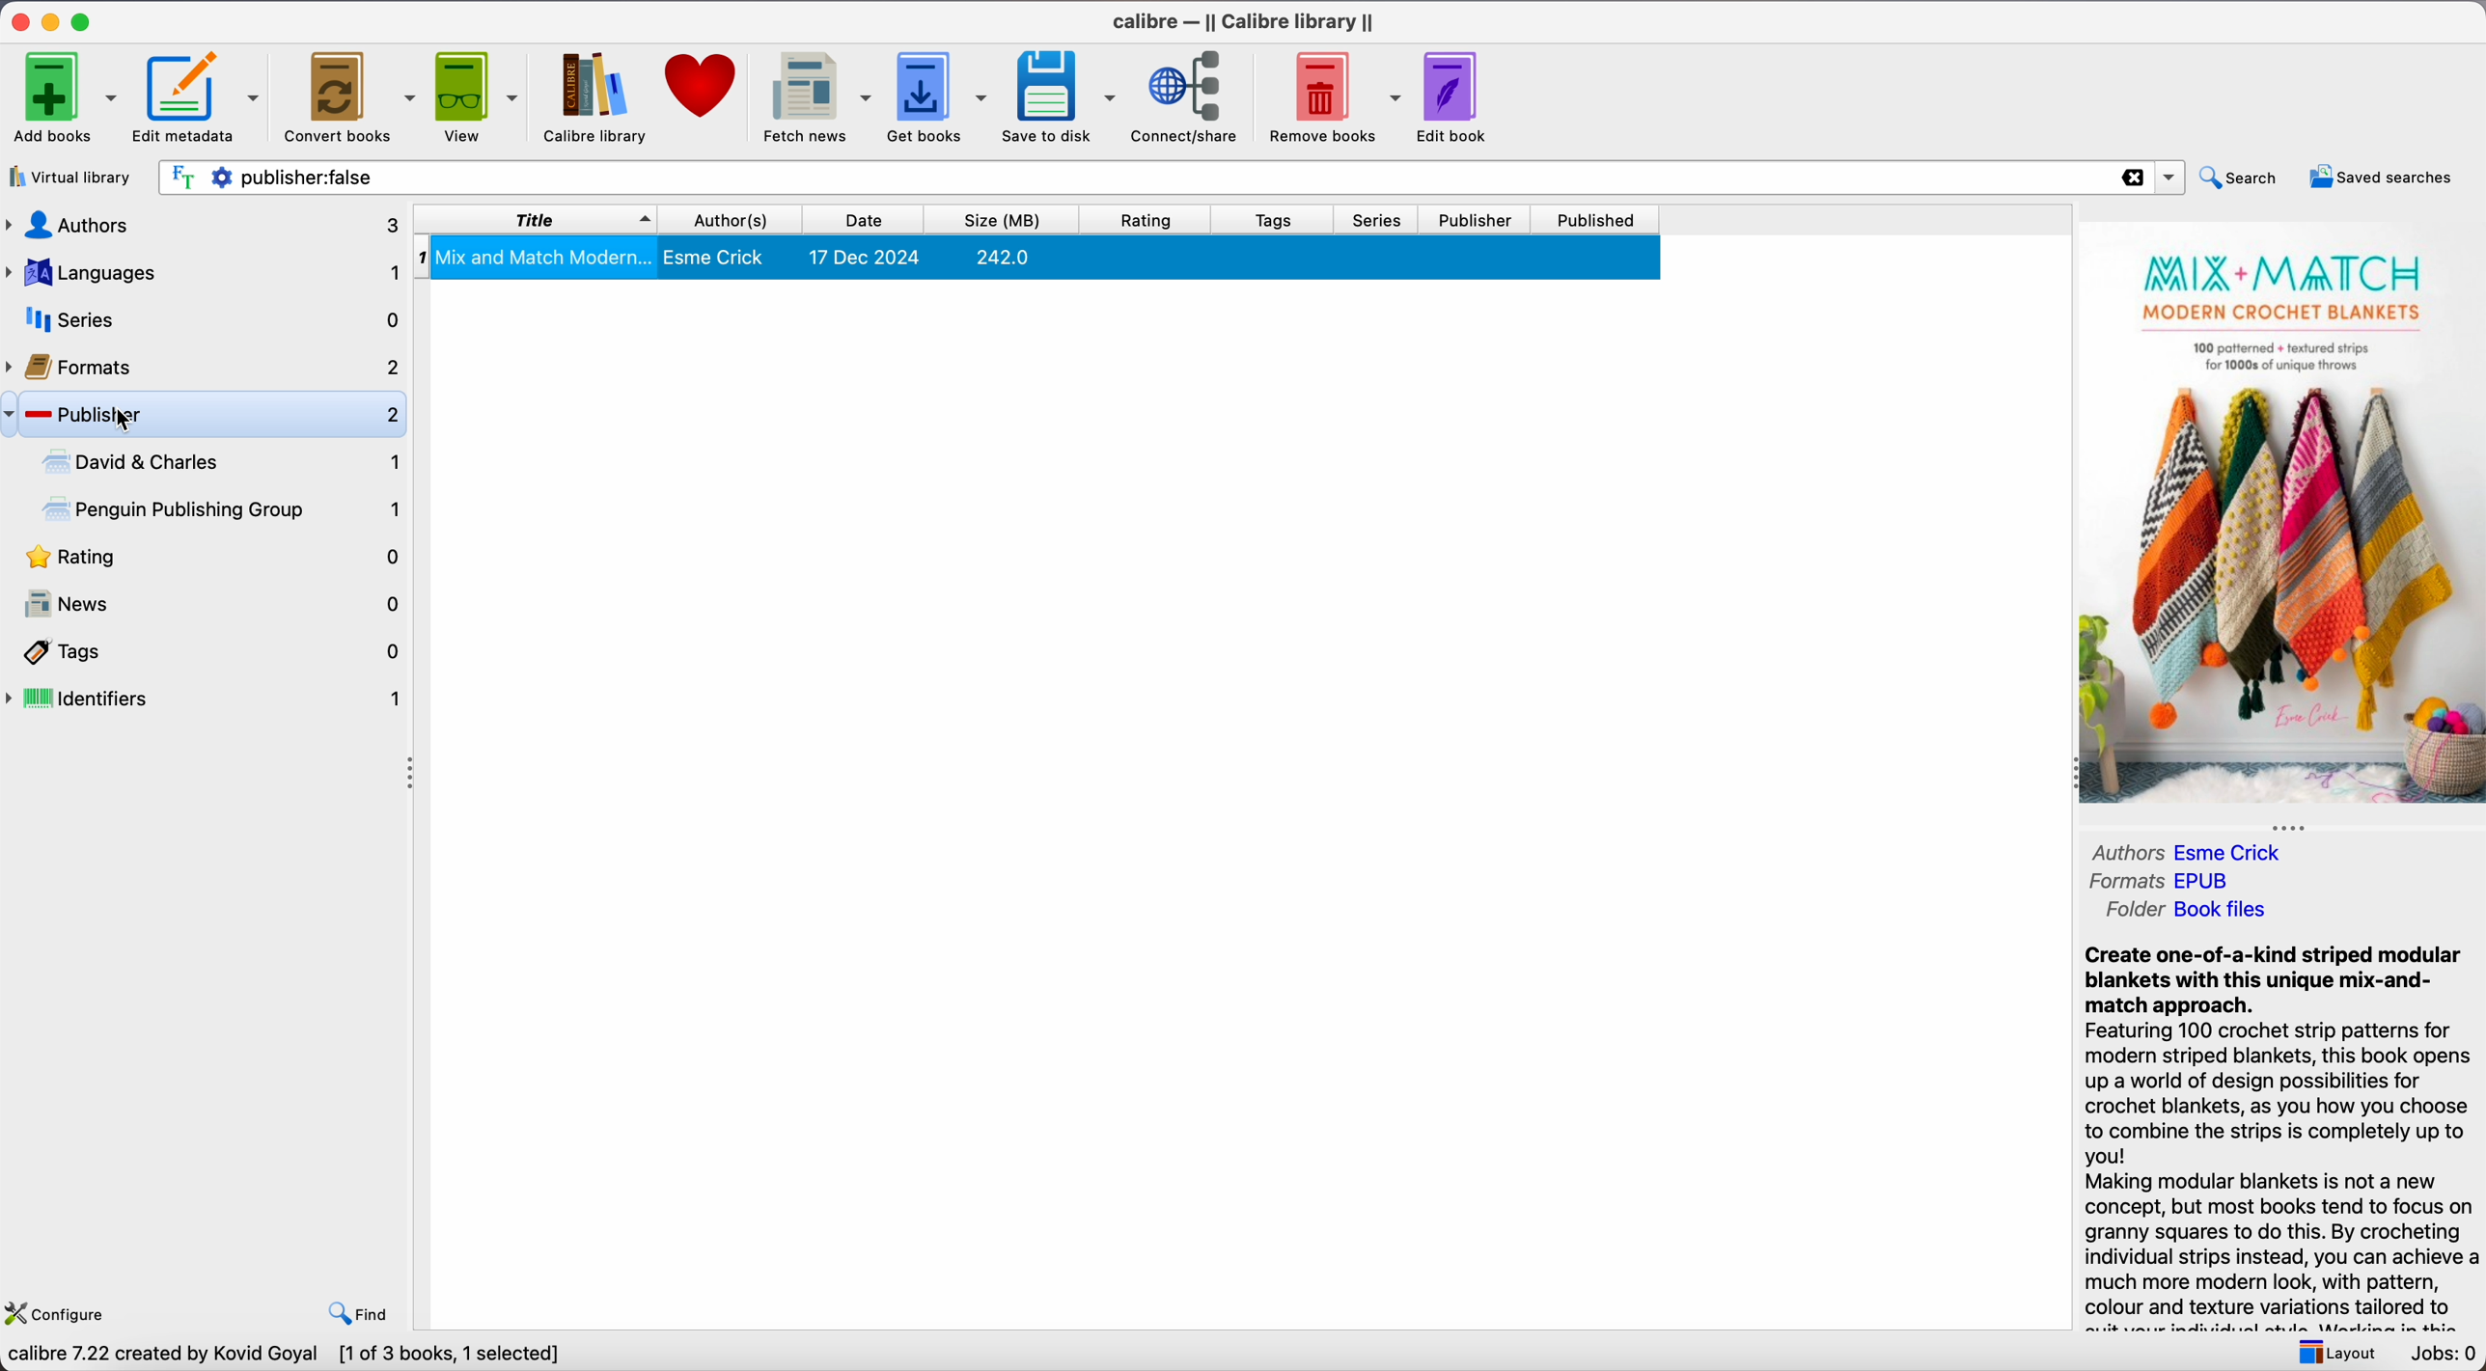  What do you see at coordinates (64, 1310) in the screenshot?
I see `configure` at bounding box center [64, 1310].